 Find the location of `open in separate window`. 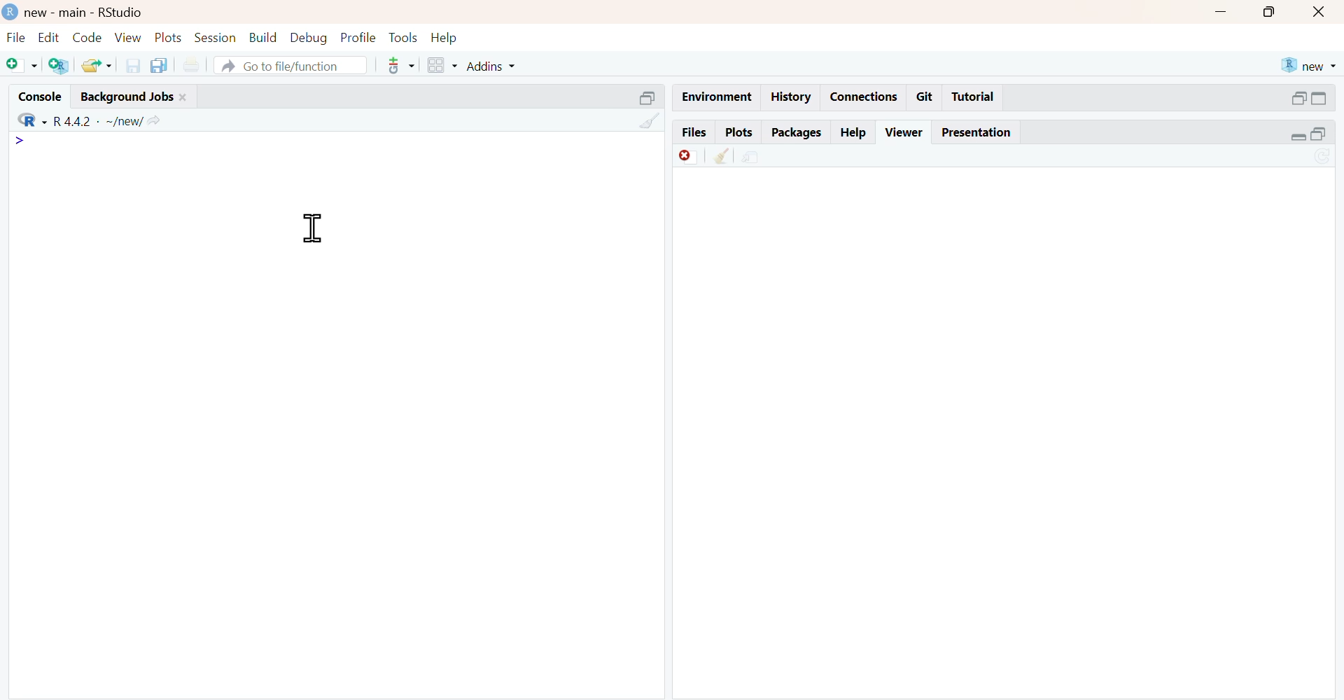

open in separate window is located at coordinates (1300, 98).